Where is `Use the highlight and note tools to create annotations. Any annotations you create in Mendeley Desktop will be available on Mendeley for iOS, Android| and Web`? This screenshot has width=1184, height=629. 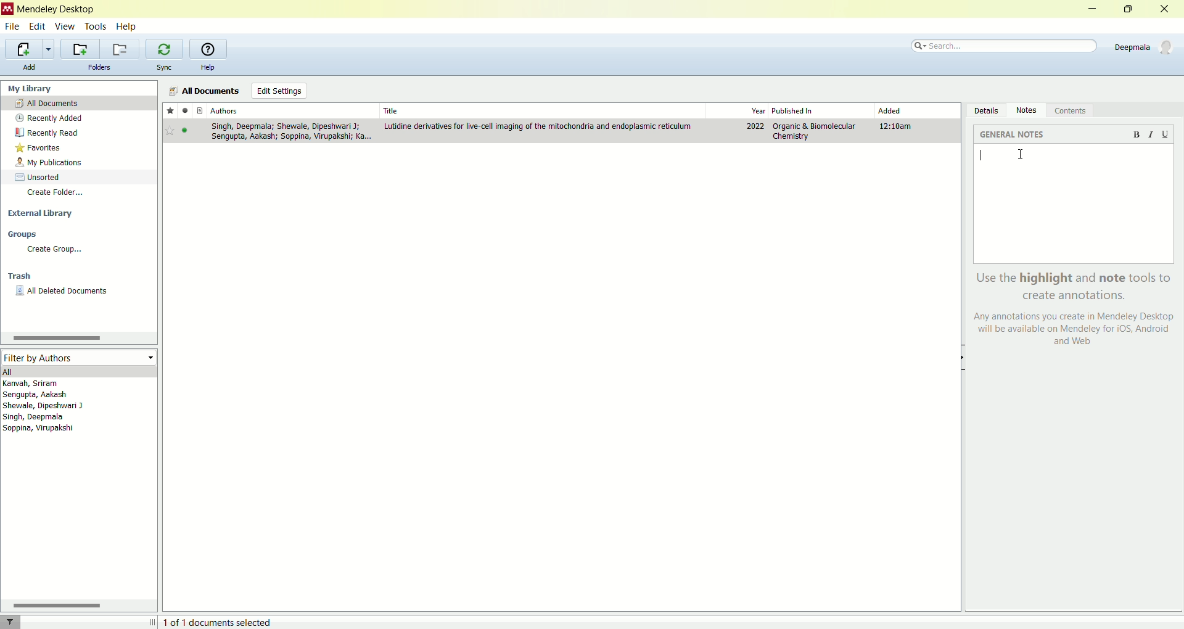
Use the highlight and note tools to create annotations. Any annotations you create in Mendeley Desktop will be available on Mendeley for iOS, Android| and Web is located at coordinates (1070, 312).